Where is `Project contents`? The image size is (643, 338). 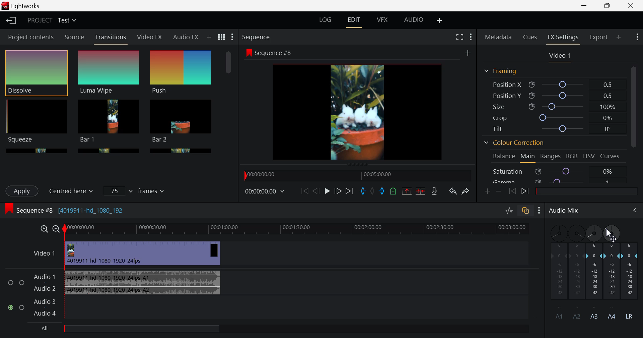 Project contents is located at coordinates (28, 37).